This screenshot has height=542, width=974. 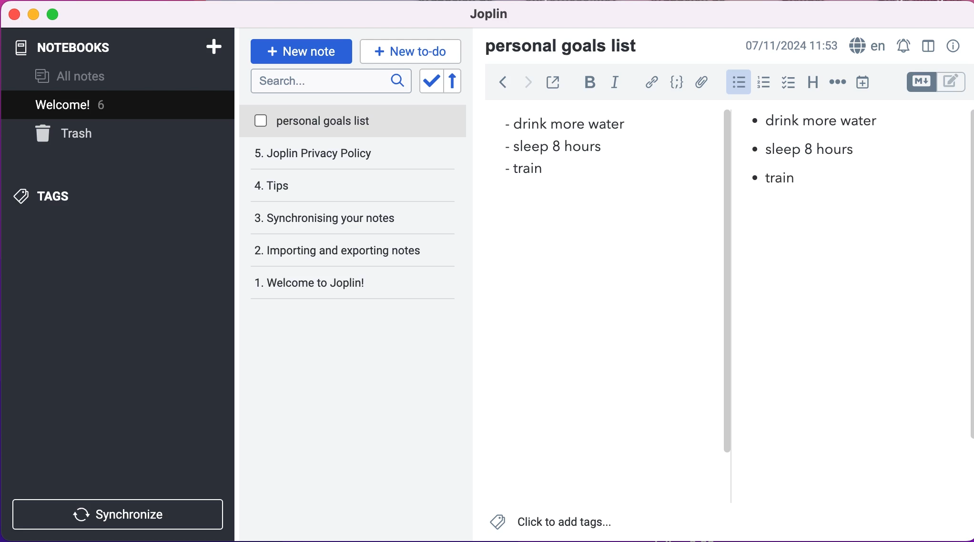 I want to click on Click to add tags..., so click(x=557, y=522).